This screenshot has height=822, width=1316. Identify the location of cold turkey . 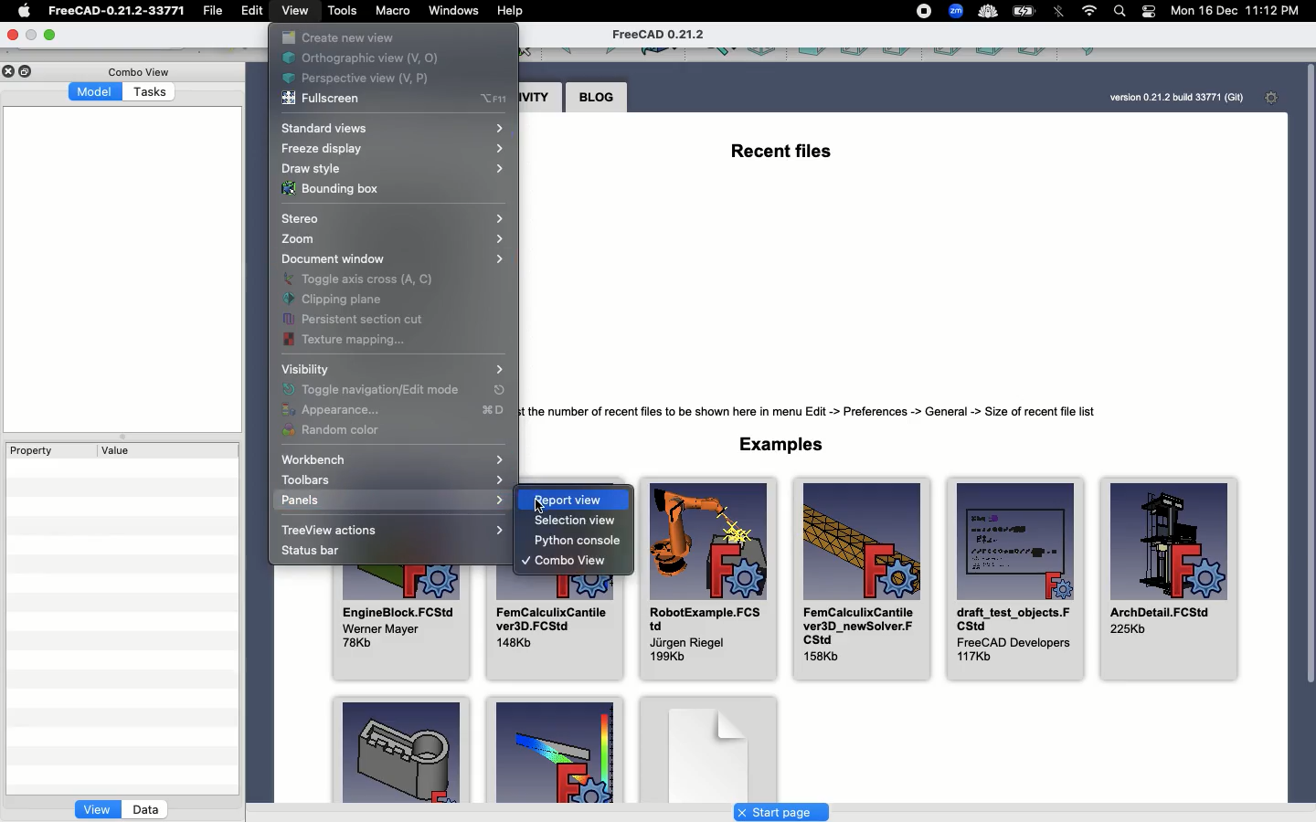
(987, 11).